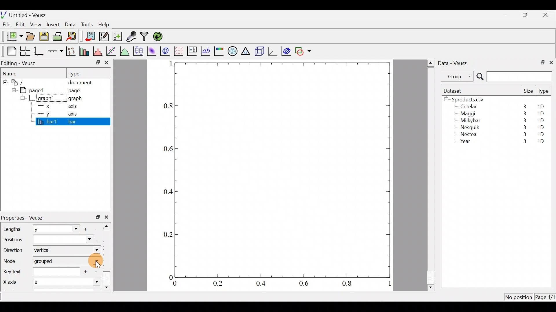 This screenshot has height=312, width=556. What do you see at coordinates (524, 127) in the screenshot?
I see `3` at bounding box center [524, 127].